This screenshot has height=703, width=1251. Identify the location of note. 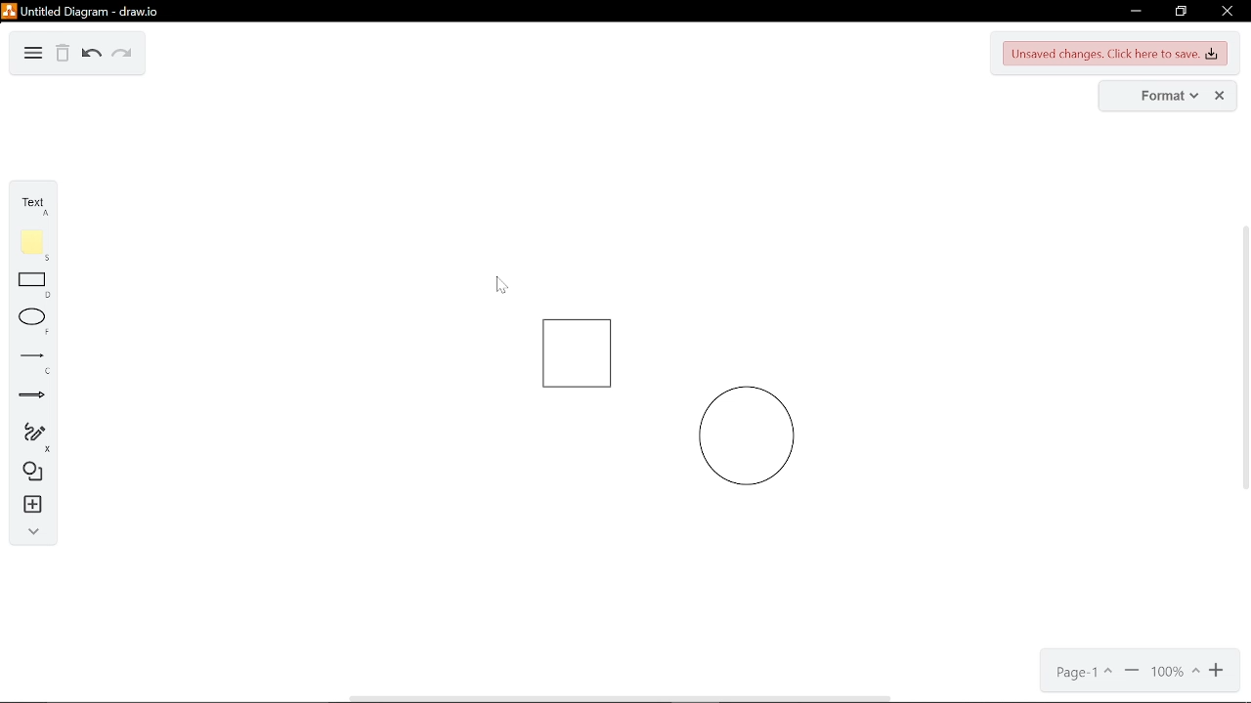
(30, 246).